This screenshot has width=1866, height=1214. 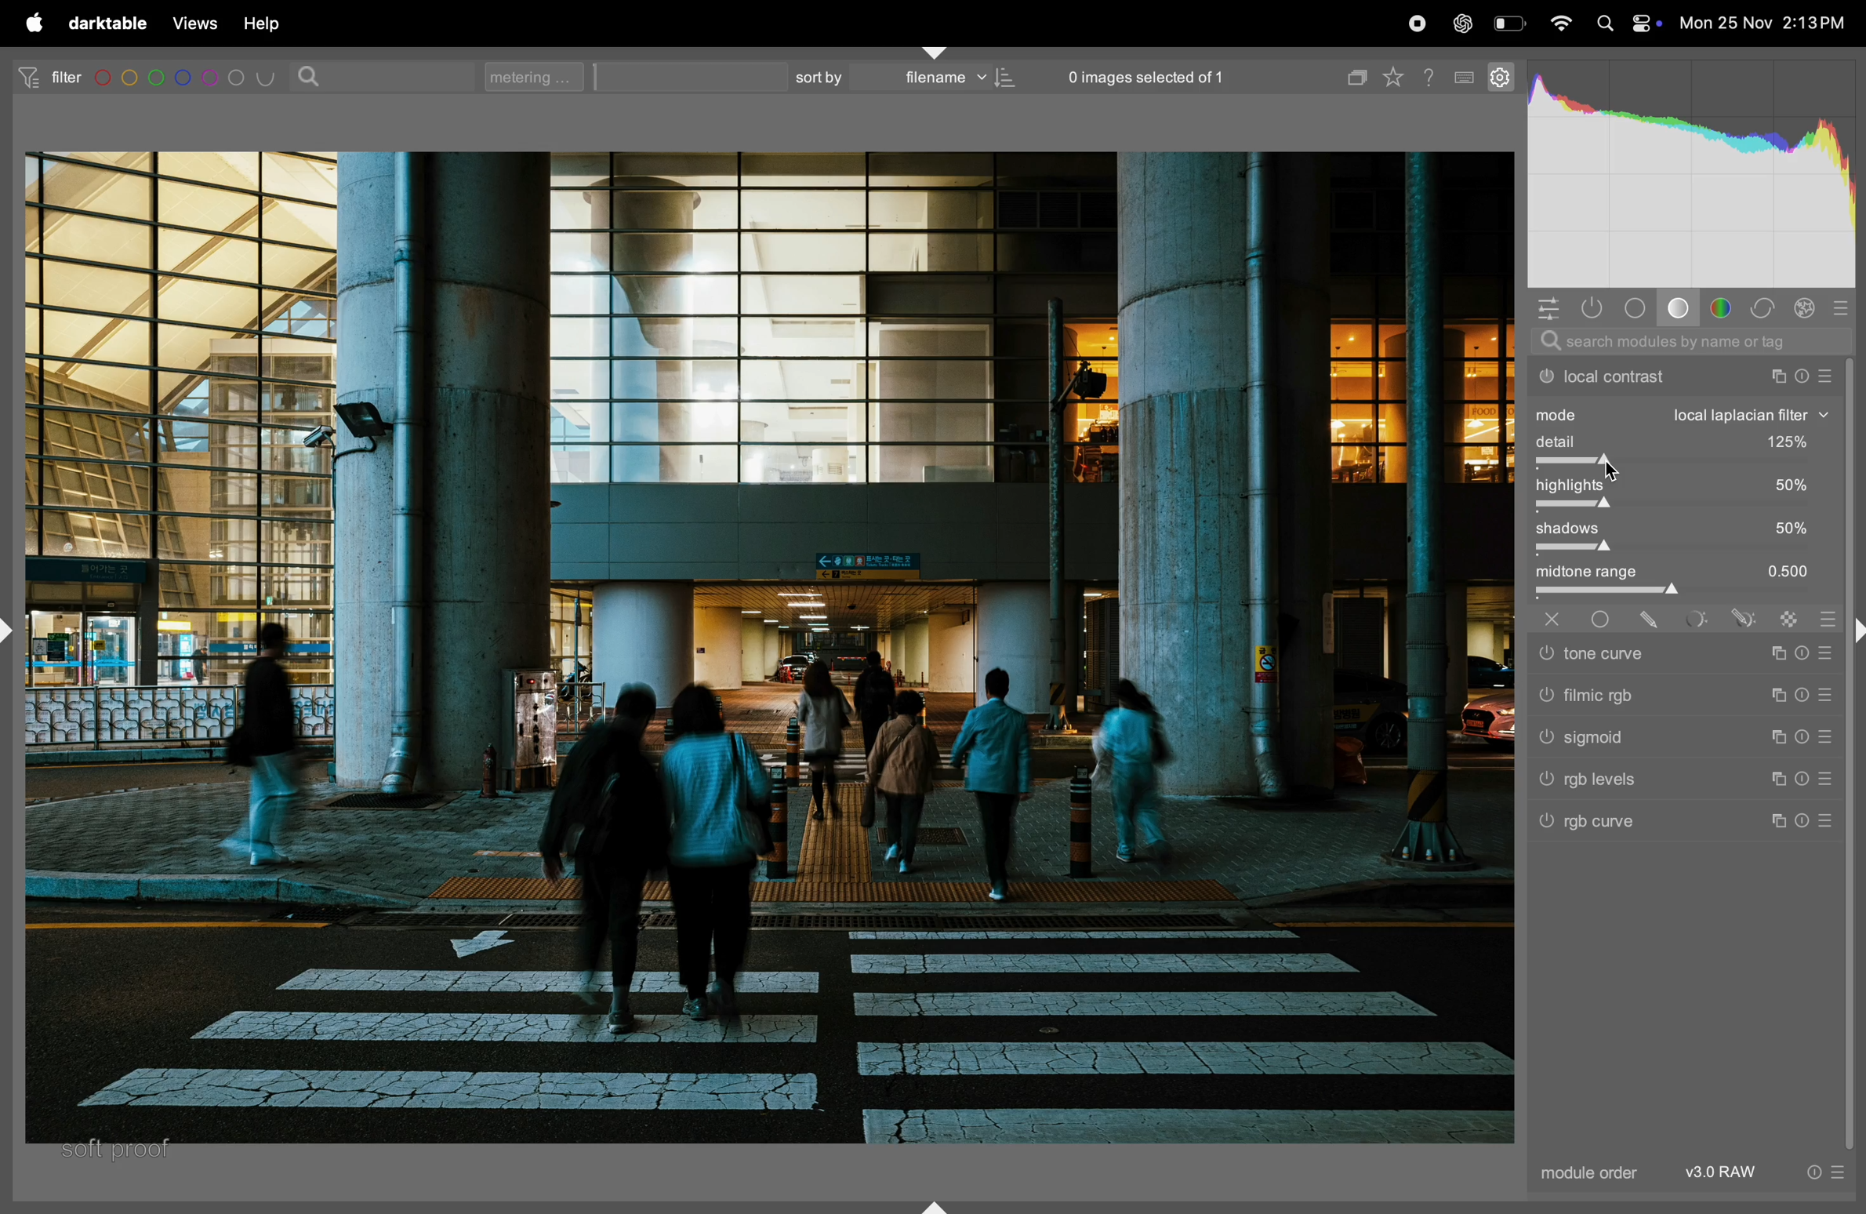 What do you see at coordinates (1743, 620) in the screenshot?
I see `drawn & parametric mask` at bounding box center [1743, 620].